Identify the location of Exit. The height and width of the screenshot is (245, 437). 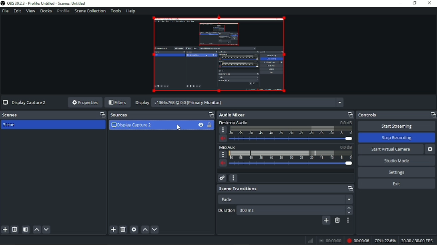
(396, 184).